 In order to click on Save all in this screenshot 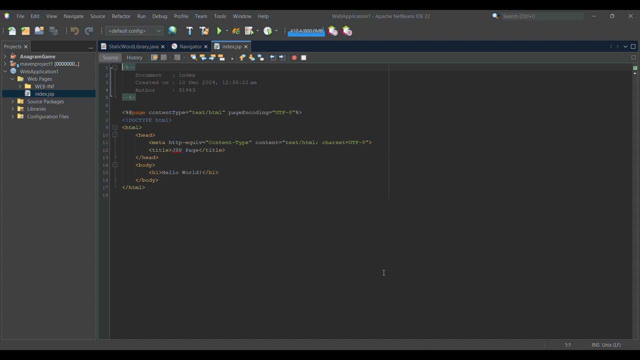, I will do `click(54, 31)`.